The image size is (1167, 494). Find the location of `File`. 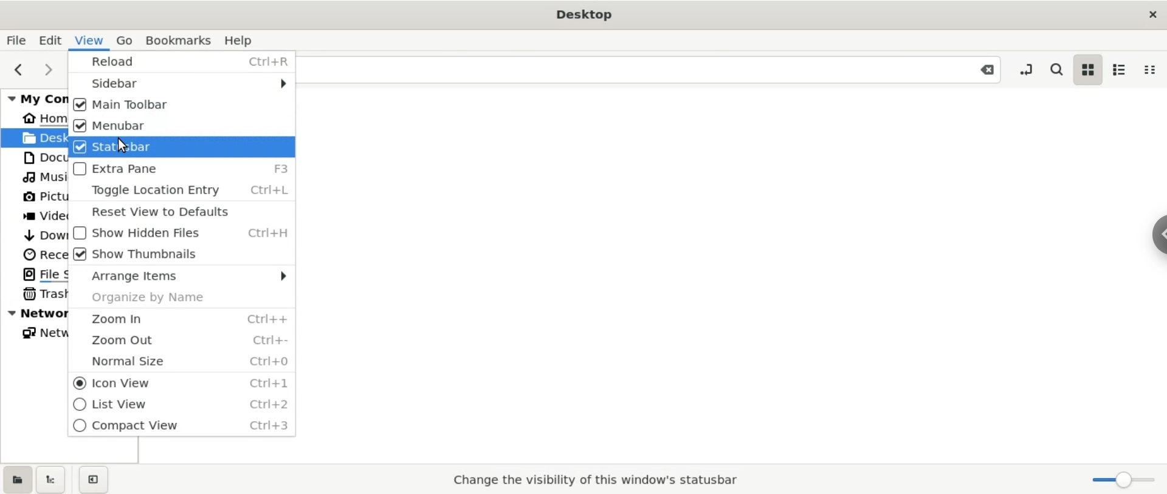

File is located at coordinates (15, 41).